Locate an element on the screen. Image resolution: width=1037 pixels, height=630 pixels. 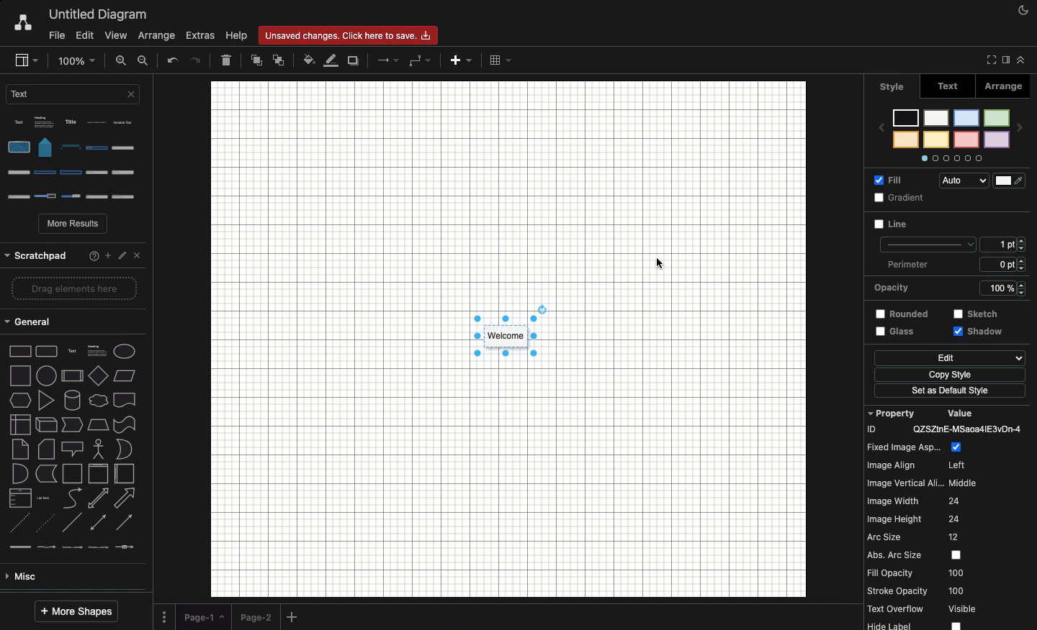
Edit is located at coordinates (84, 35).